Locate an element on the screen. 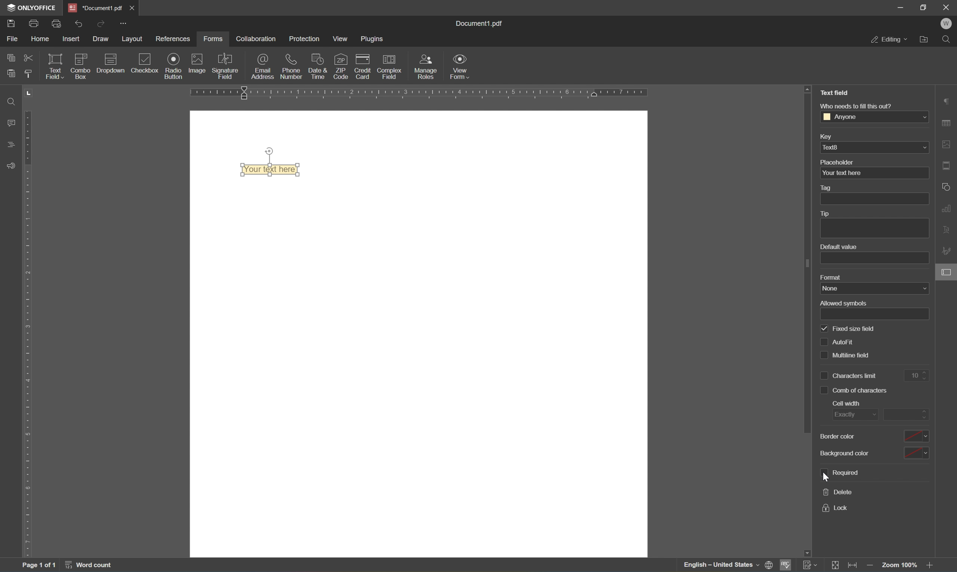 Image resolution: width=957 pixels, height=572 pixels. border color is located at coordinates (874, 436).